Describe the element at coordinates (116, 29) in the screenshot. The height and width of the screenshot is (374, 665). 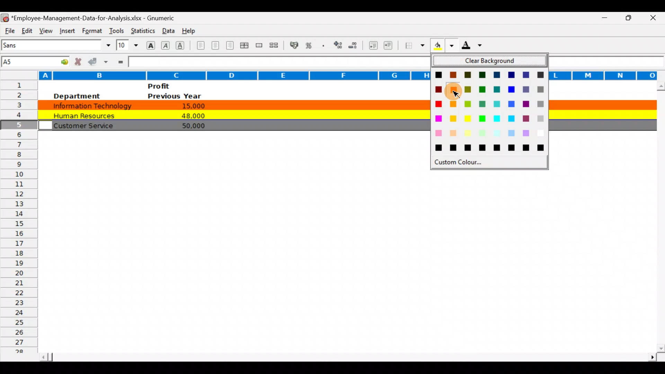
I see `Tools` at that location.